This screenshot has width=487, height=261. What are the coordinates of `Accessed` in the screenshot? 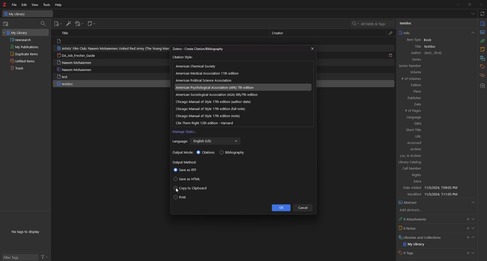 It's located at (436, 143).